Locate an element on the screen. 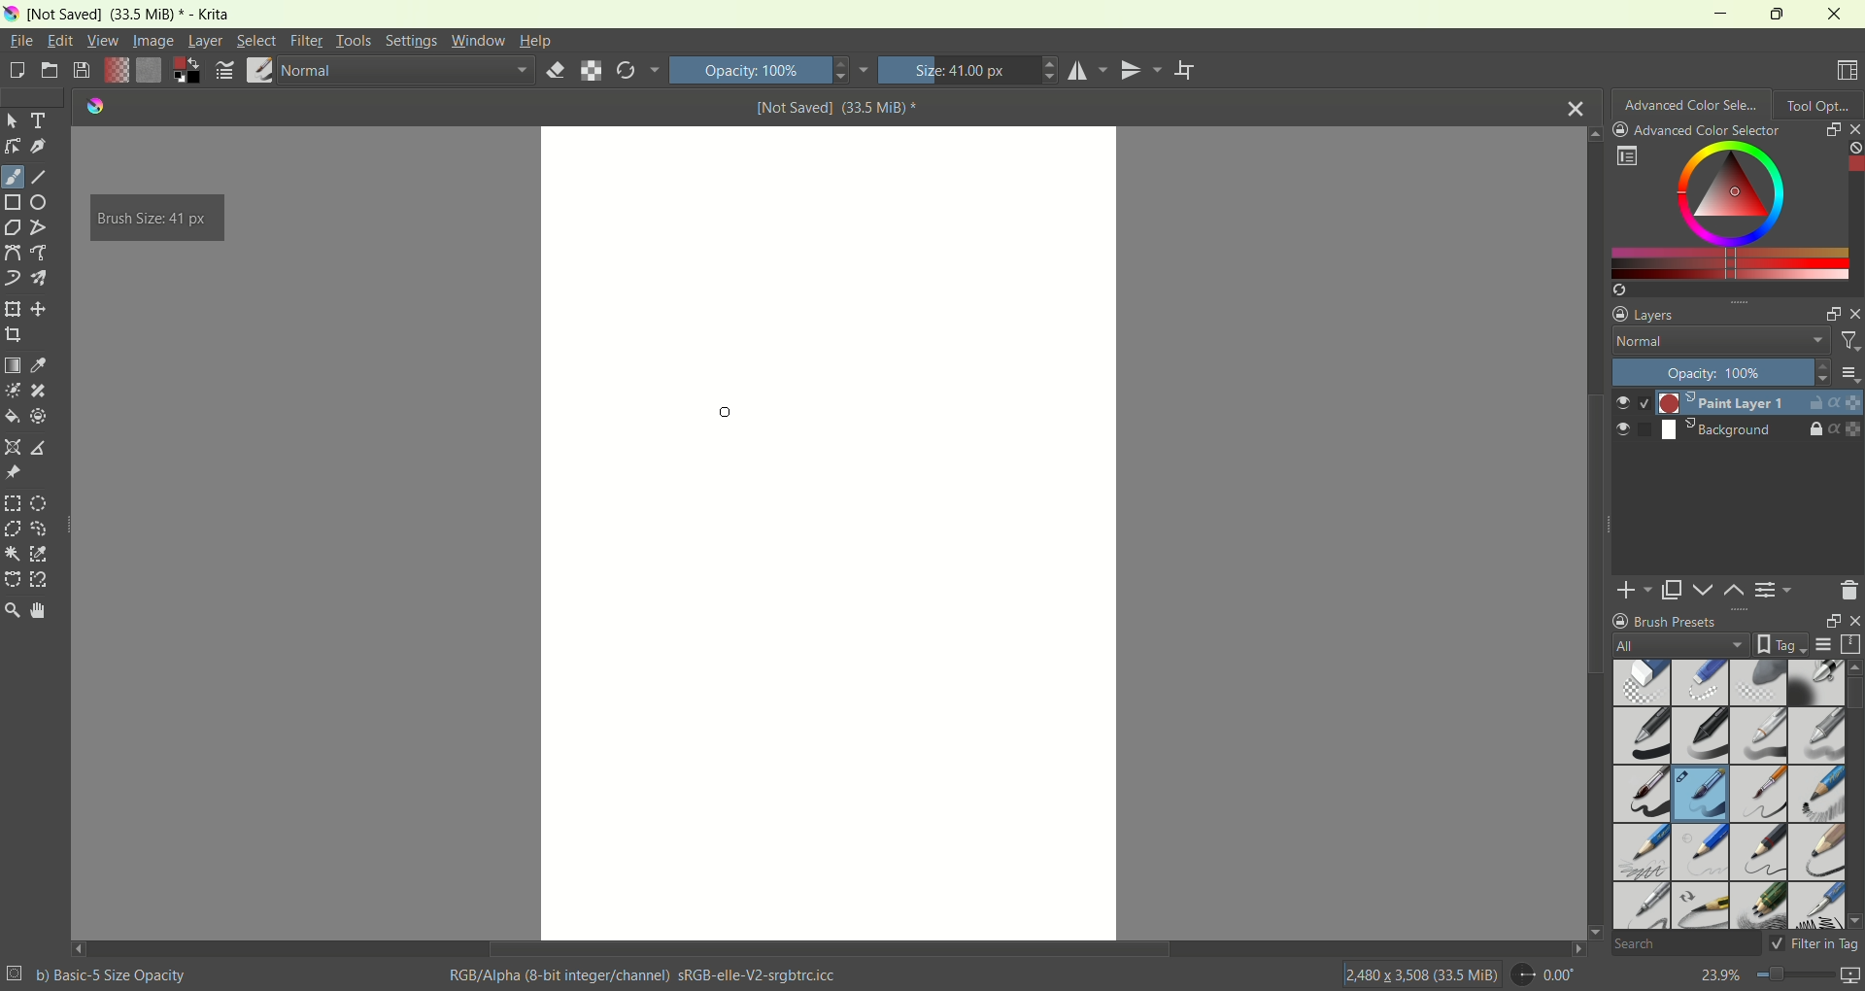 The image size is (1865, 991). brush is located at coordinates (260, 72).